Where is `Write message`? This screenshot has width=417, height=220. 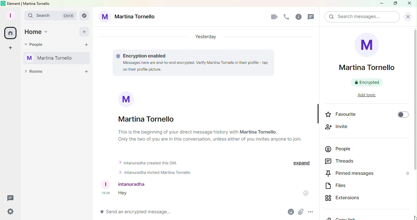 Write message is located at coordinates (192, 212).